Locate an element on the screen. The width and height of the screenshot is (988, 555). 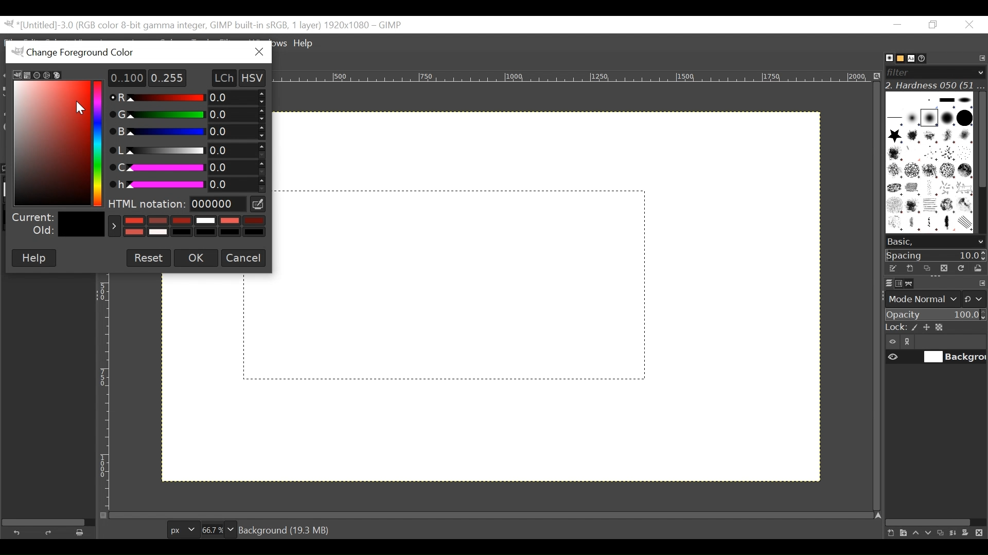
Gimp Foreground Color is located at coordinates (122, 51).